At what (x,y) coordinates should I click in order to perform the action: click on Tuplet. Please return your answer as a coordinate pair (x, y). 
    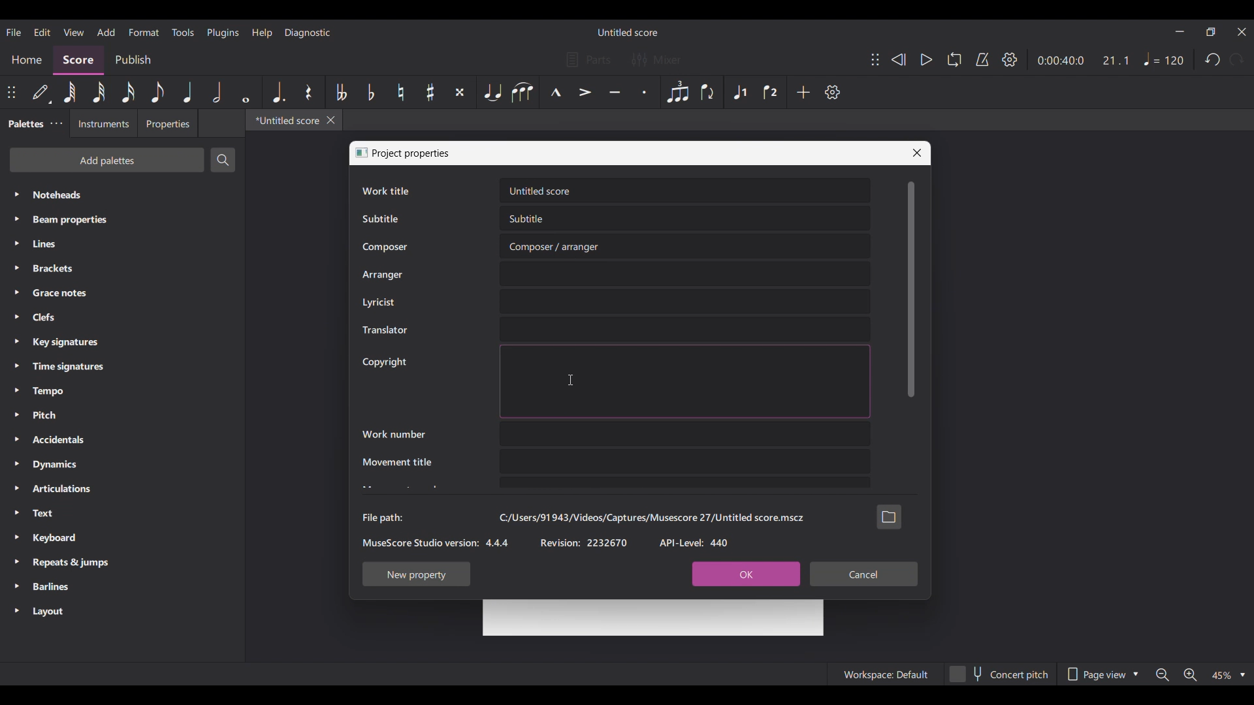
    Looking at the image, I should click on (677, 92).